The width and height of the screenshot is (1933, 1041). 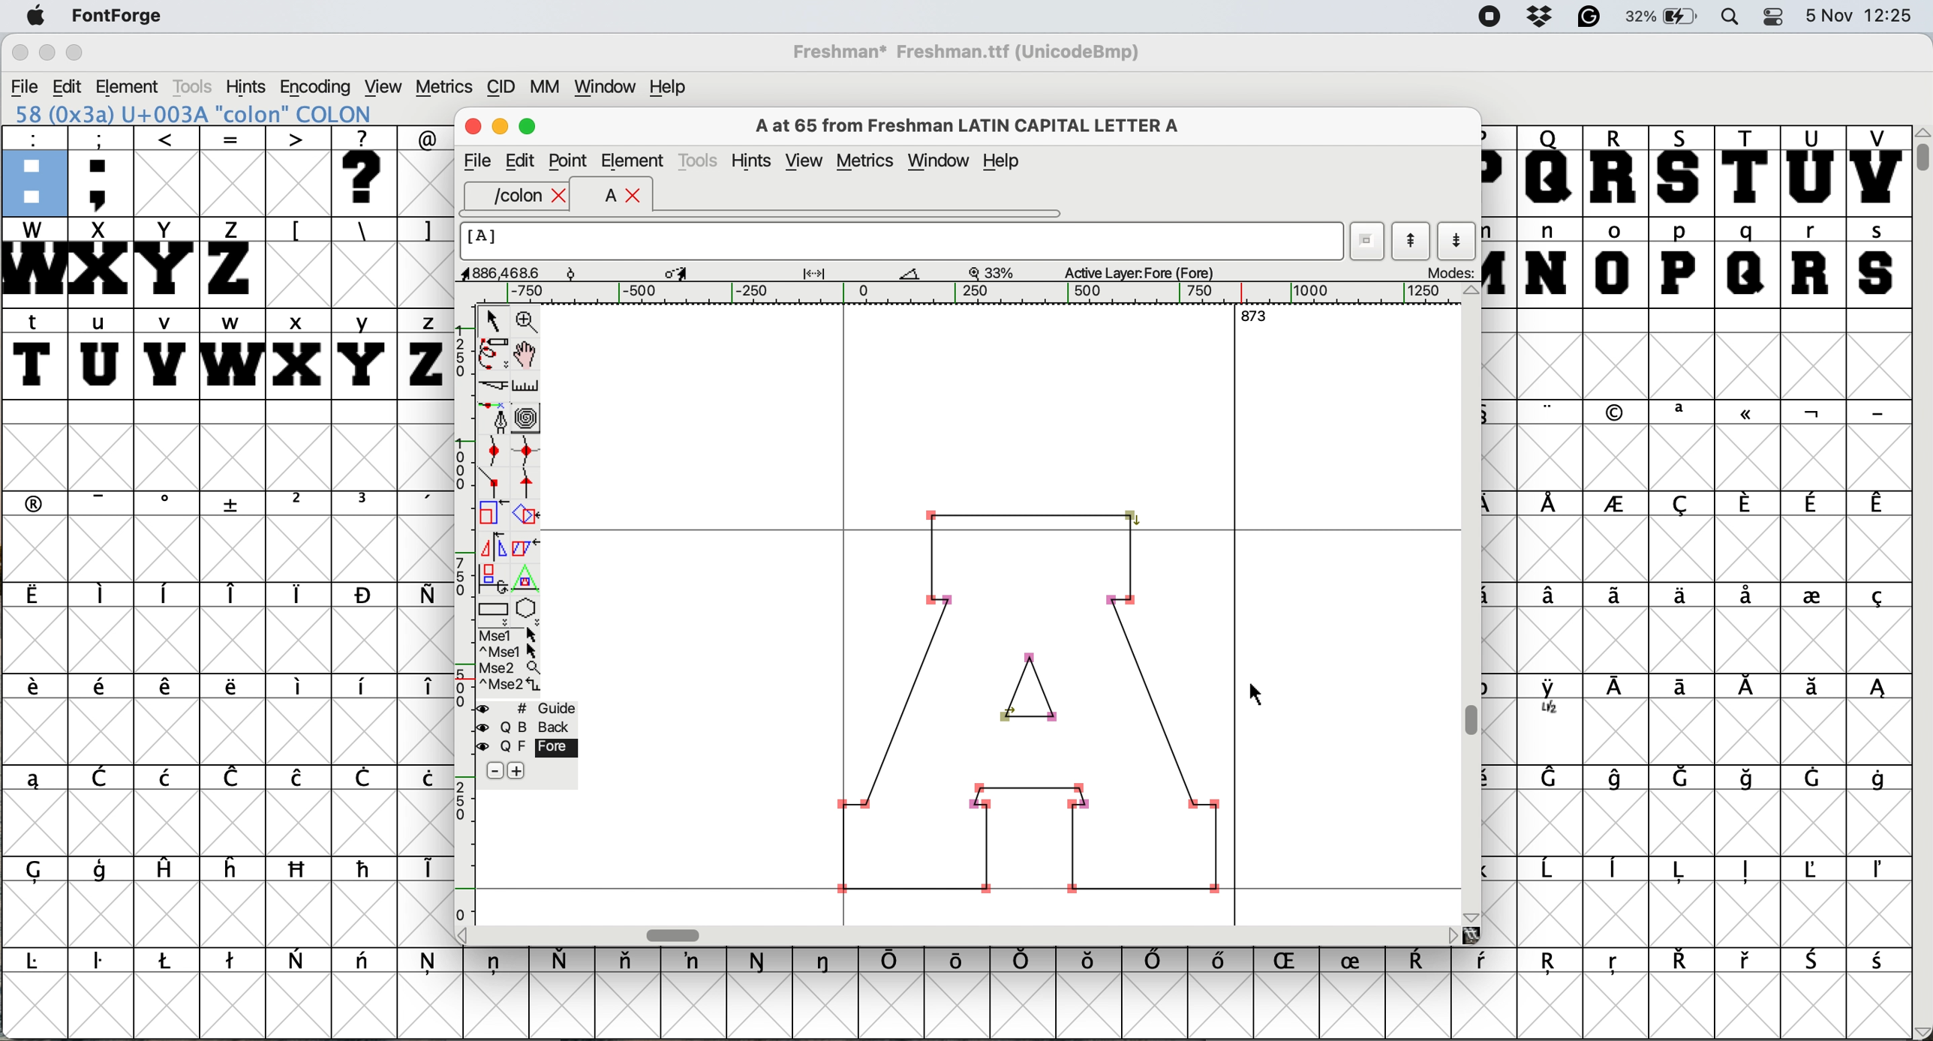 I want to click on element, so click(x=131, y=86).